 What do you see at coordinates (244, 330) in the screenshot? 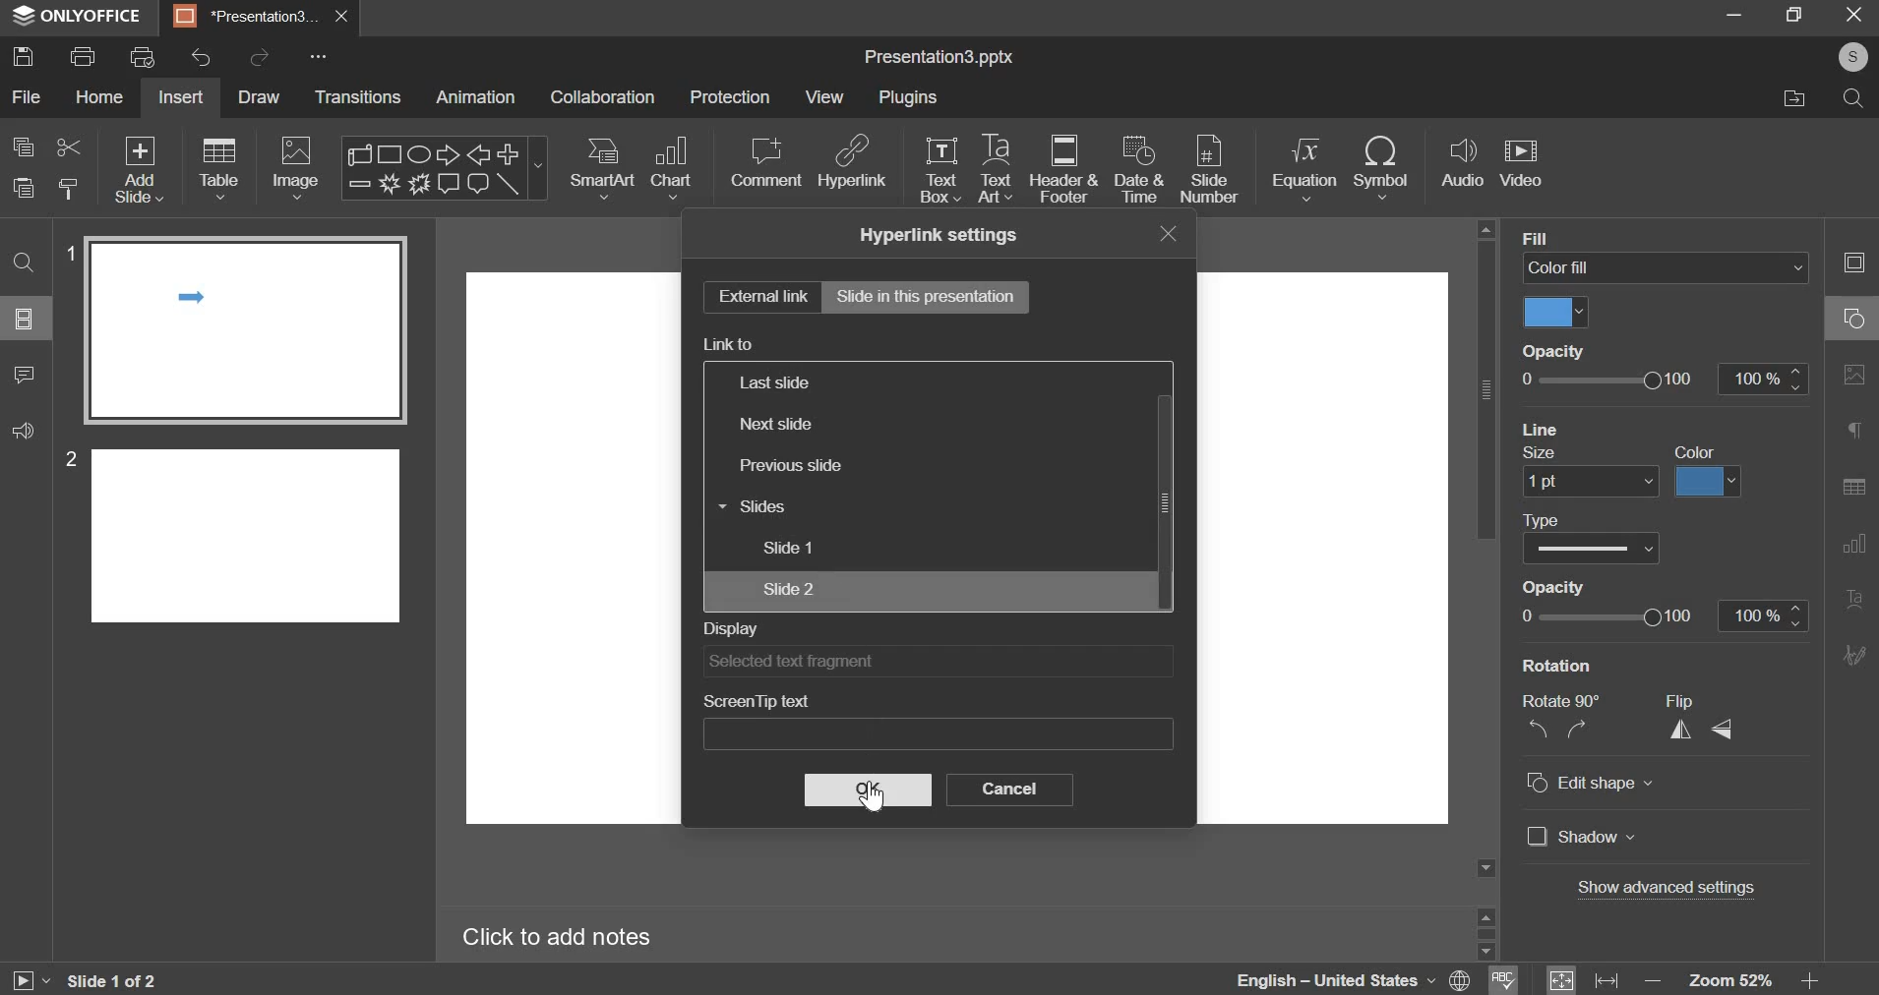
I see `slide 1 preview` at bounding box center [244, 330].